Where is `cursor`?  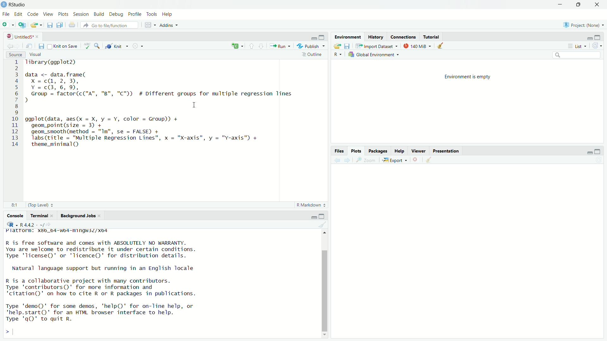 cursor is located at coordinates (195, 105).